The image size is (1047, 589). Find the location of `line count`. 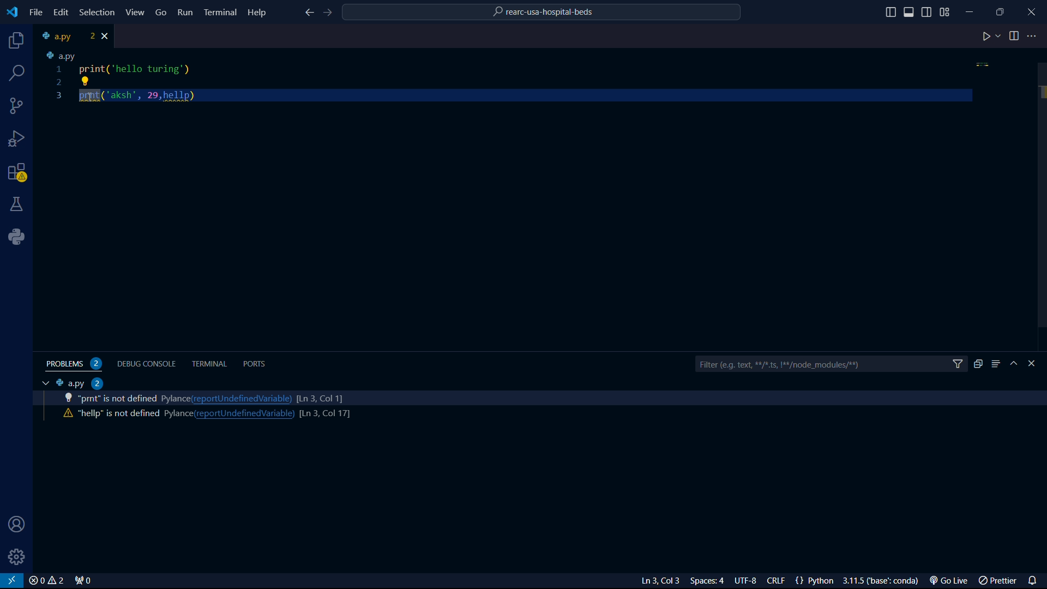

line count is located at coordinates (320, 397).